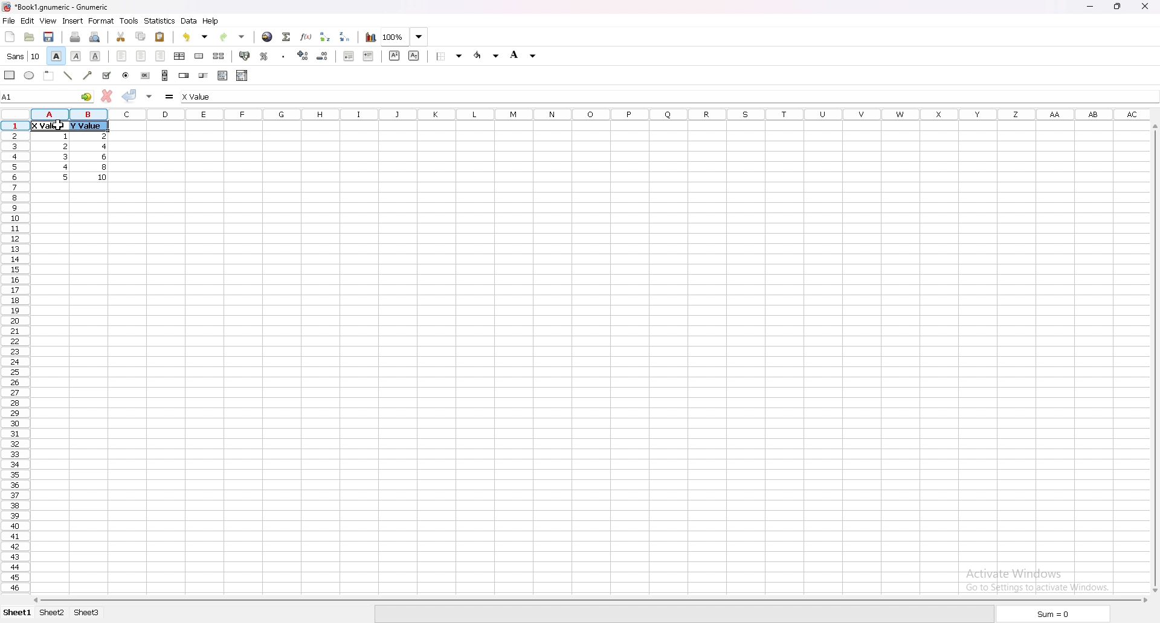 This screenshot has height=623, width=1160. I want to click on underline, so click(95, 56).